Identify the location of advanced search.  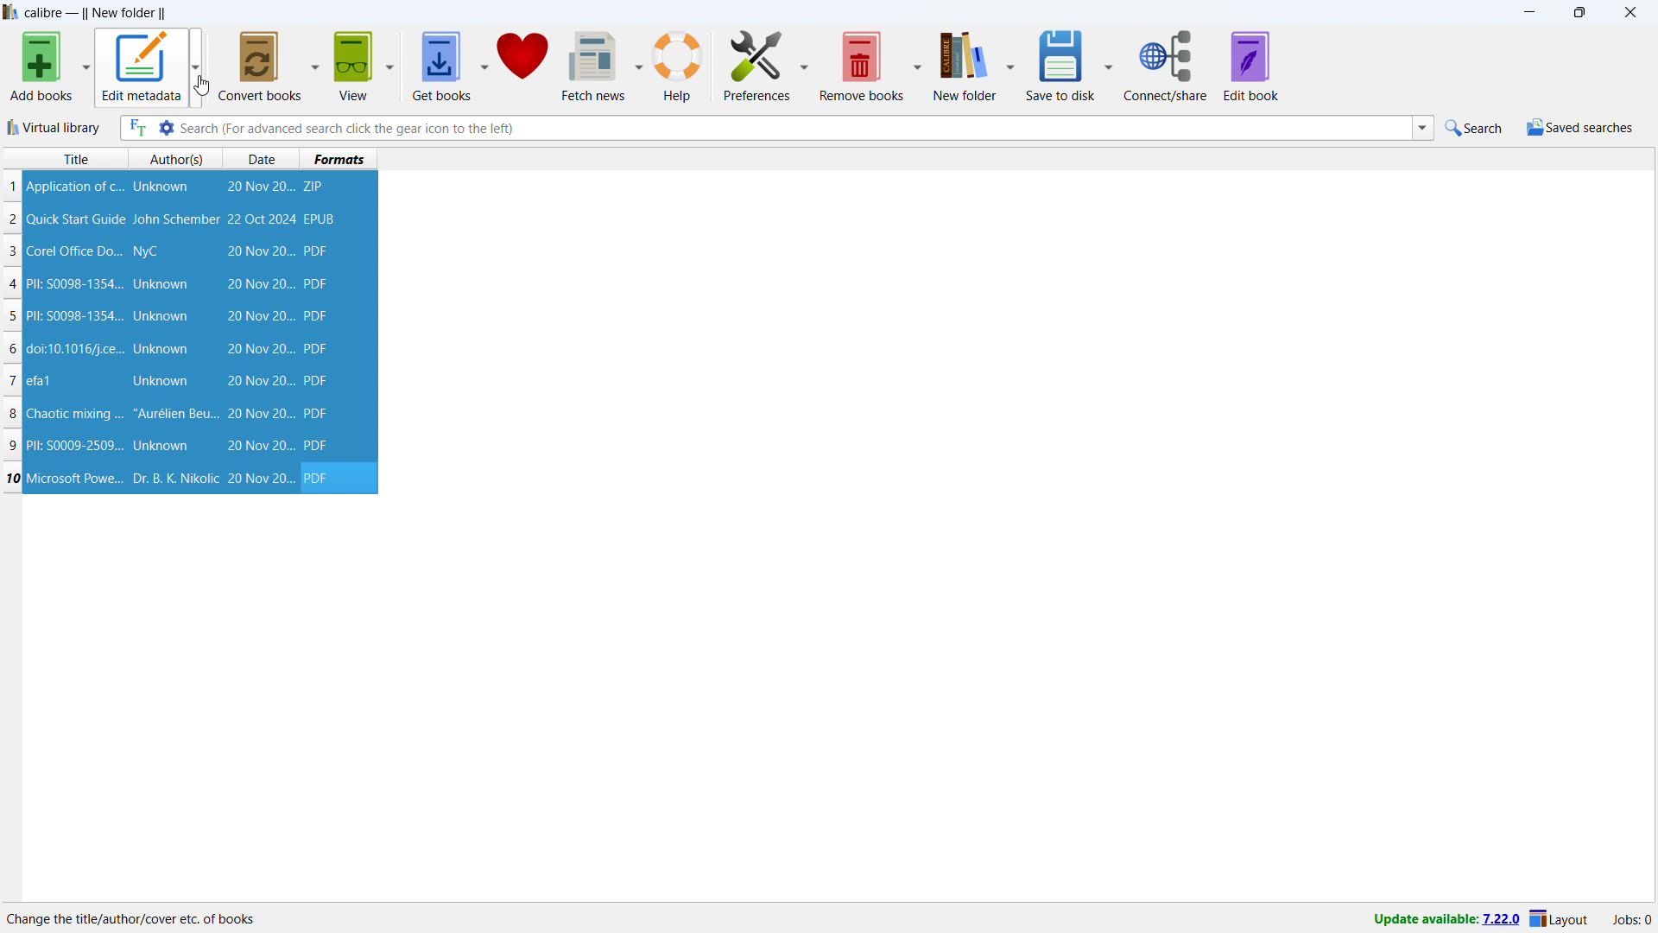
(167, 127).